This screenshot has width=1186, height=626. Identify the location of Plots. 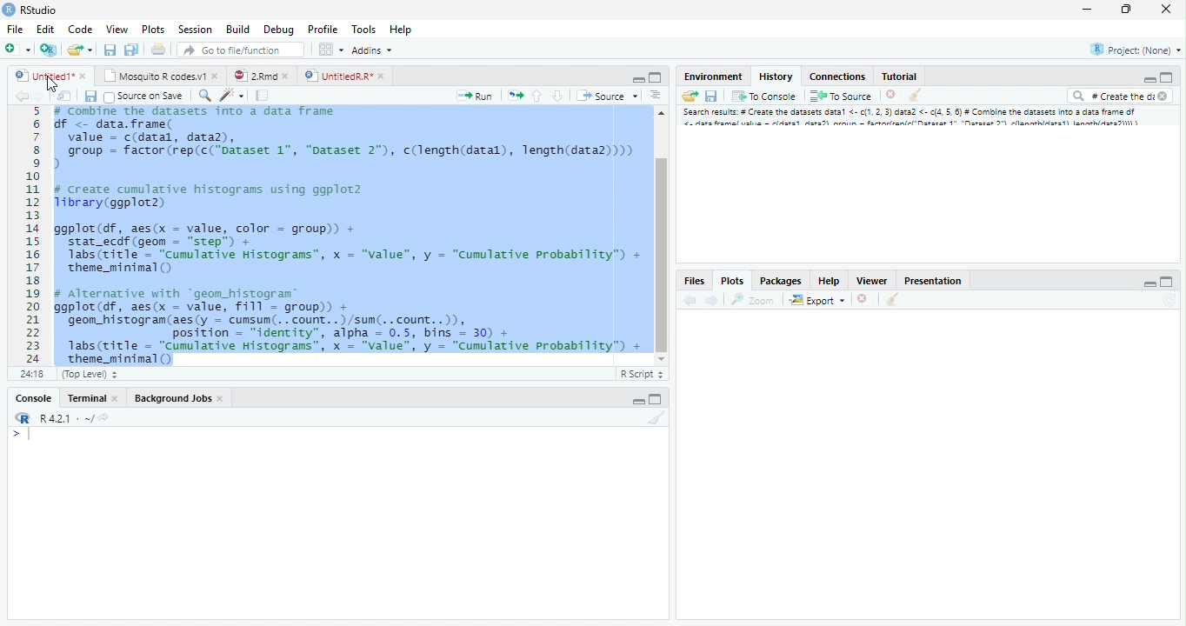
(153, 30).